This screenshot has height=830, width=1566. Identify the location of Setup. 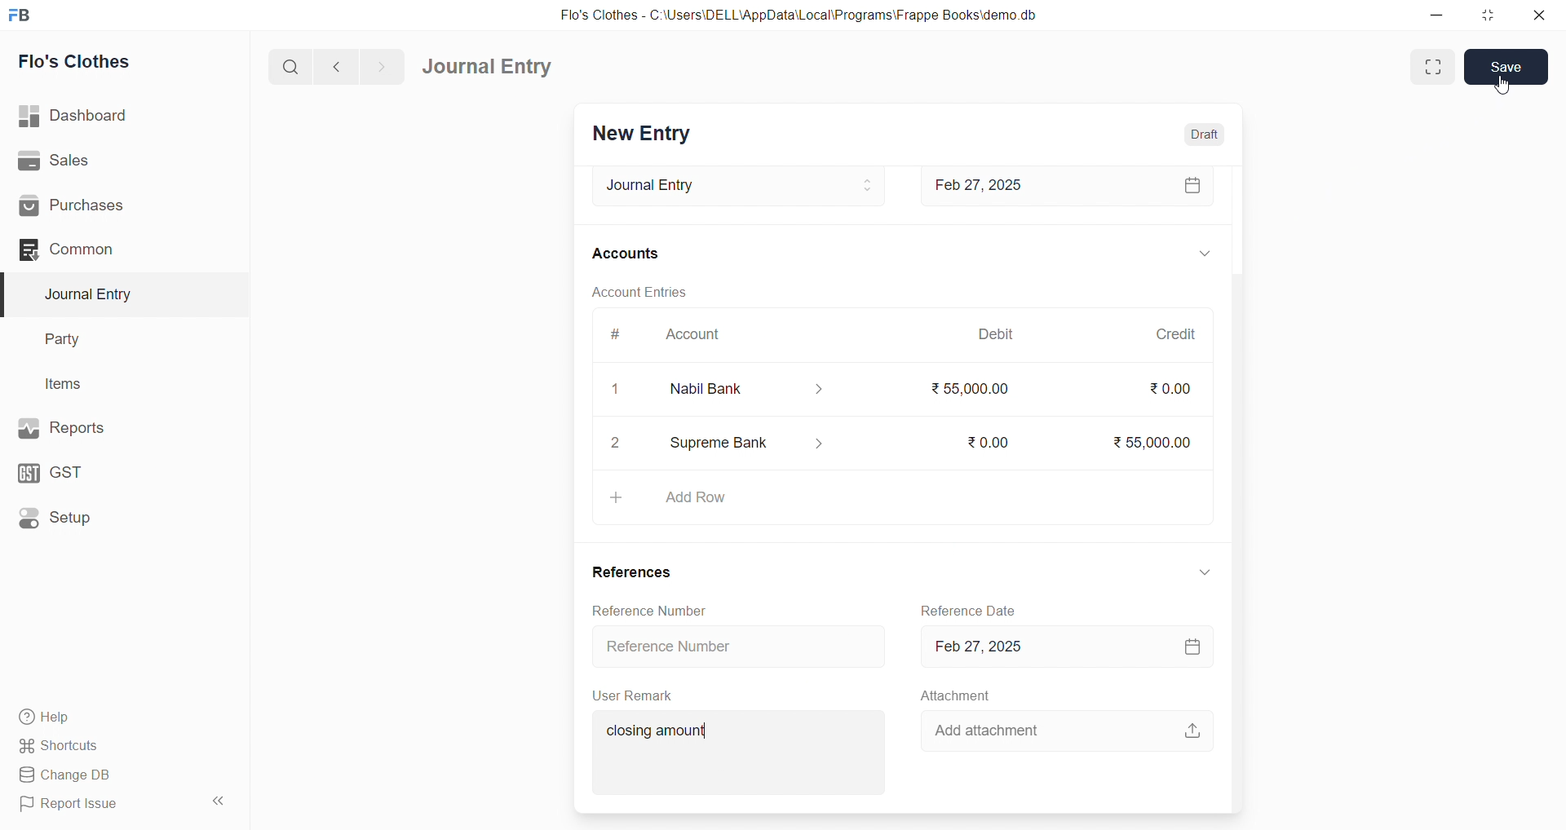
(94, 520).